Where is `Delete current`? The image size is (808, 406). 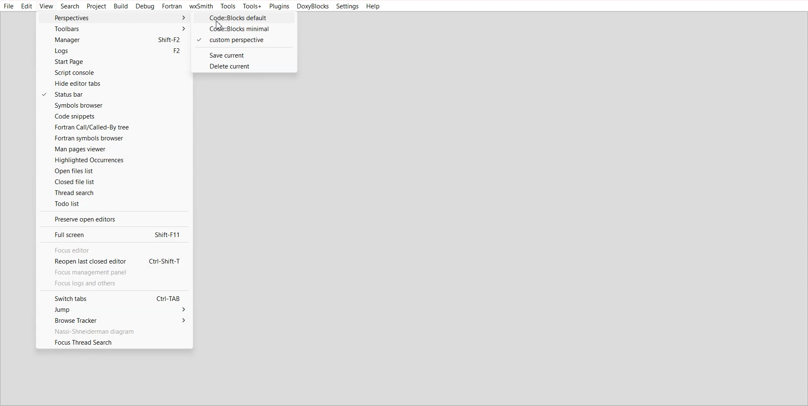 Delete current is located at coordinates (244, 66).